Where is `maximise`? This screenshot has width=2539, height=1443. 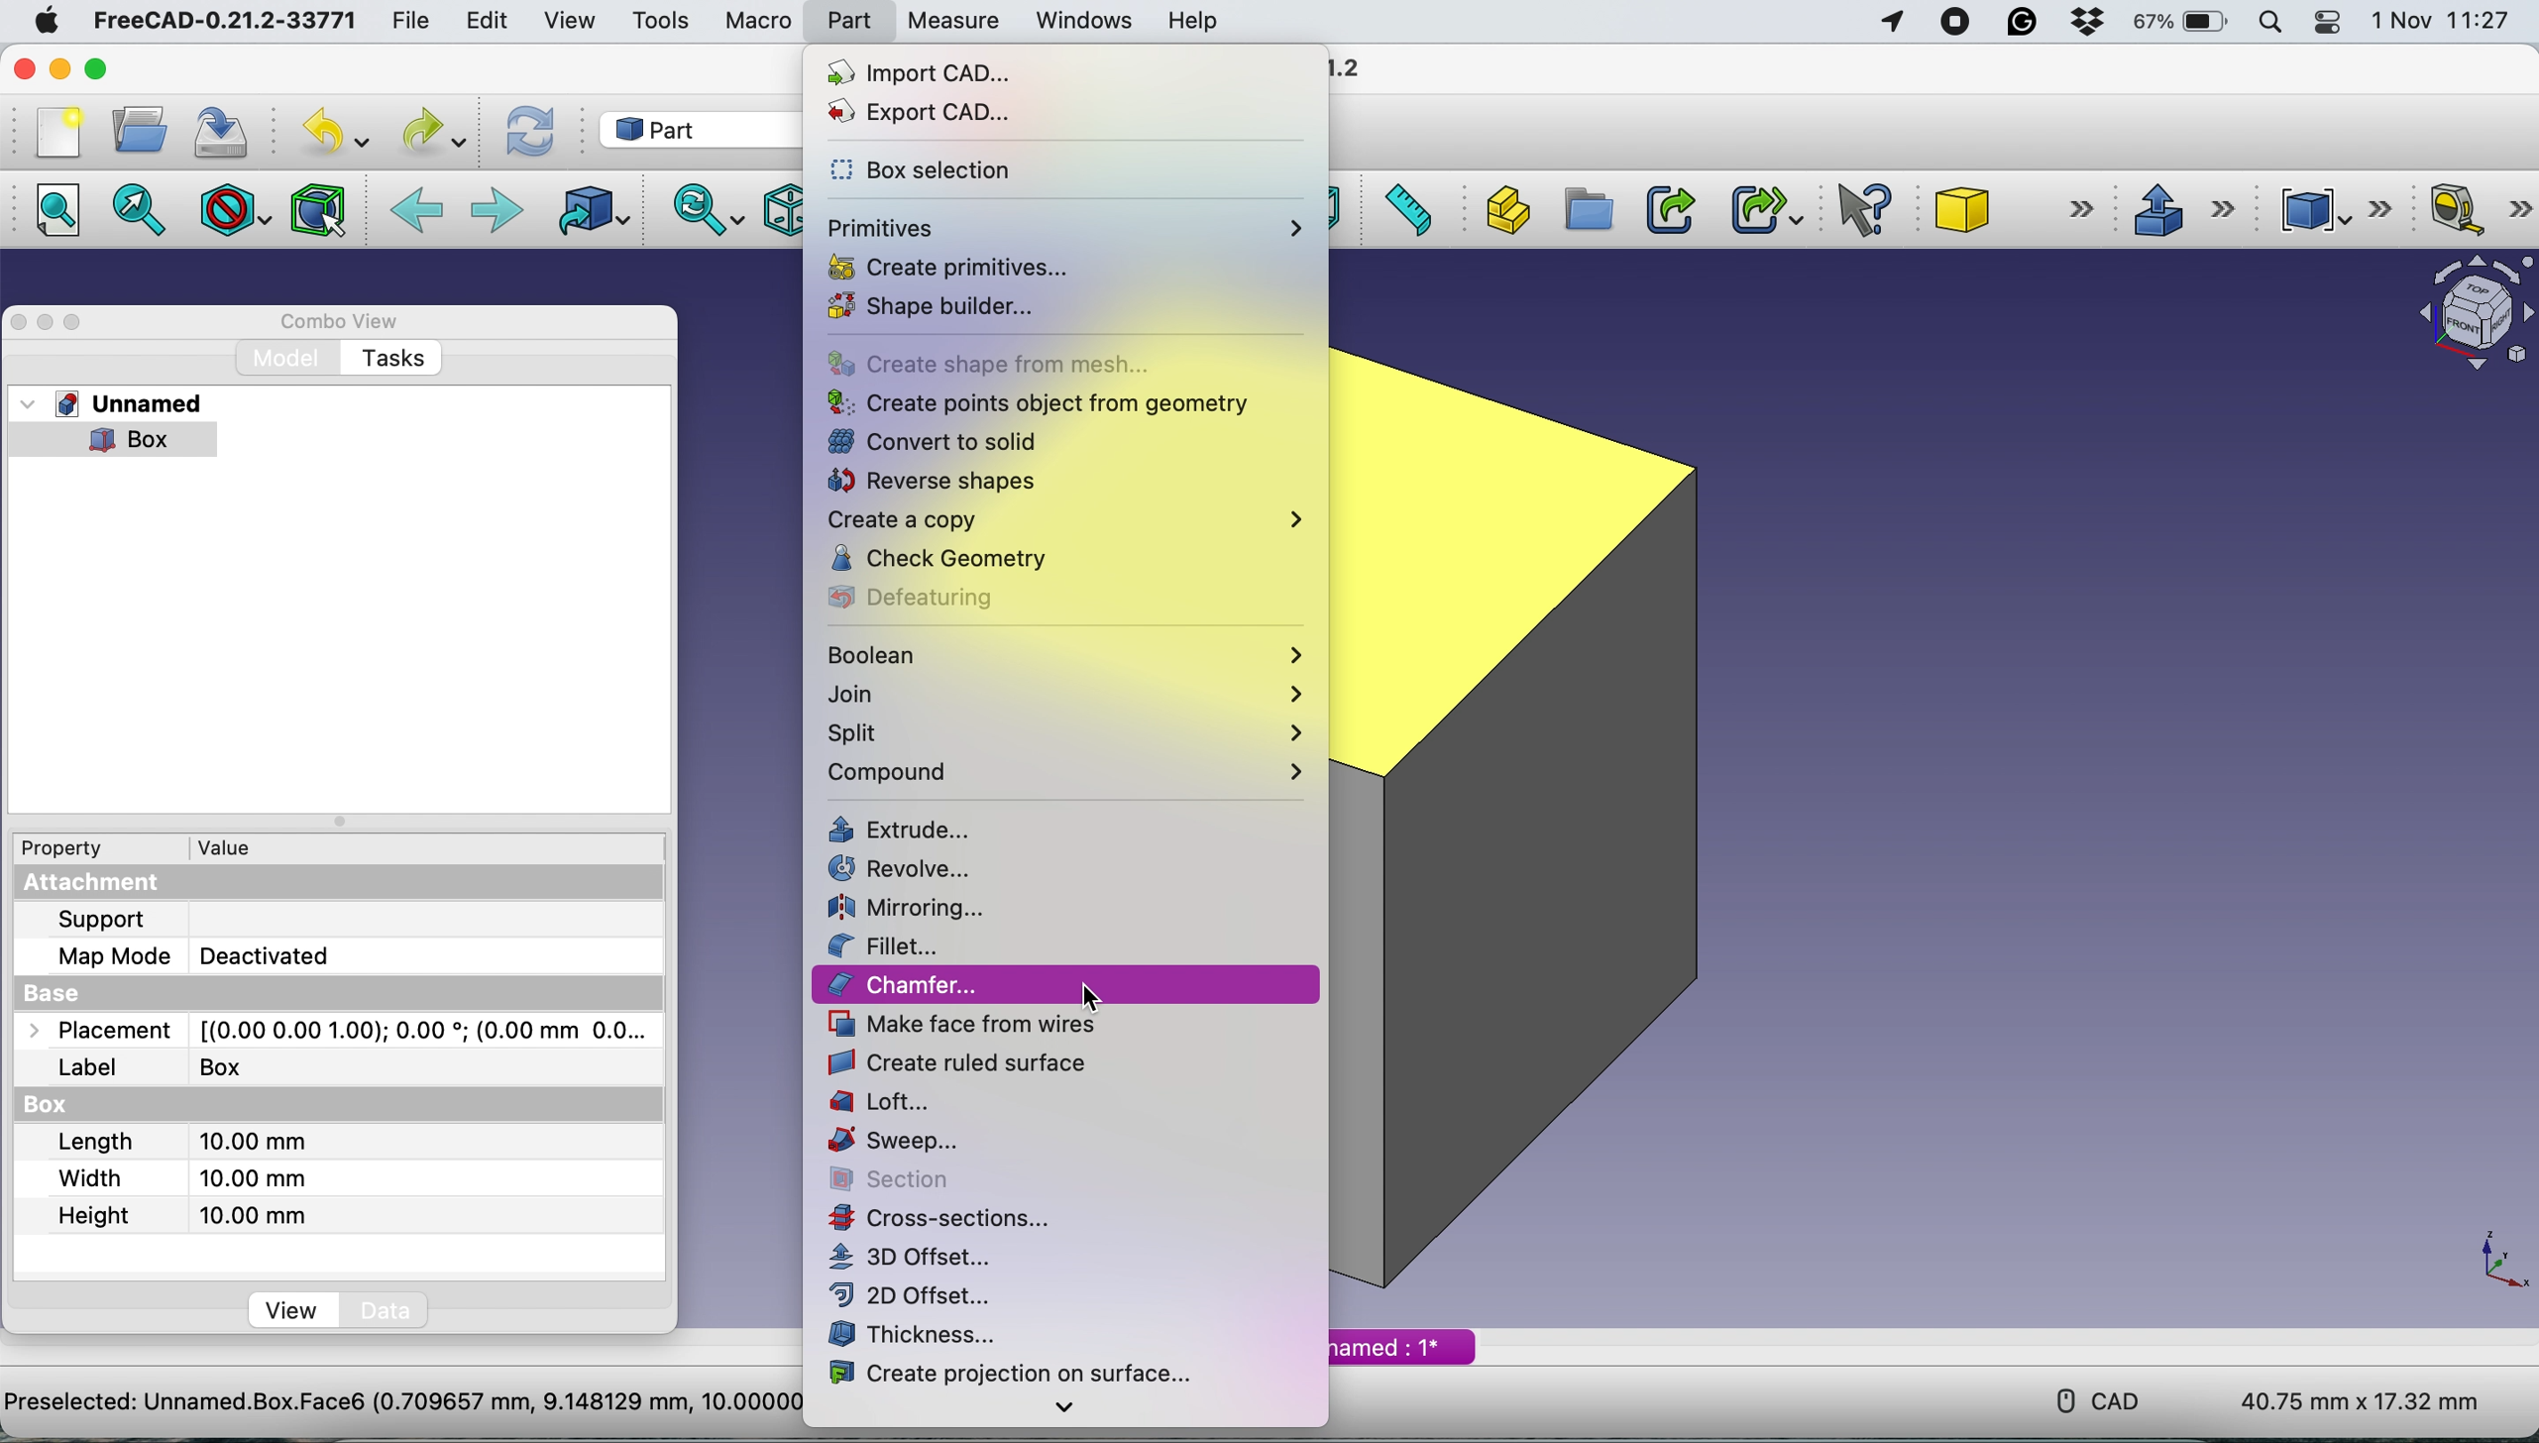
maximise is located at coordinates (91, 71).